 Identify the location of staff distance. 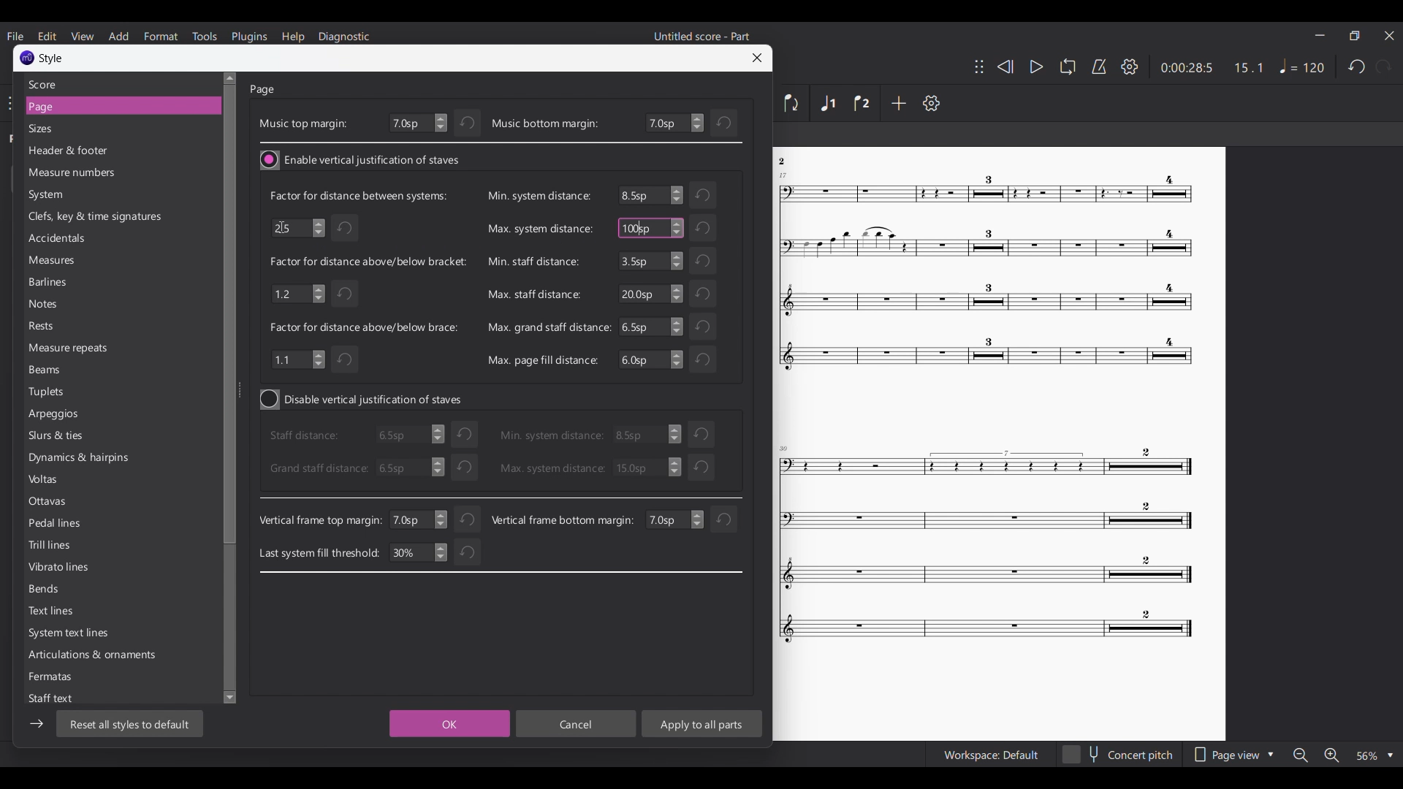
(308, 436).